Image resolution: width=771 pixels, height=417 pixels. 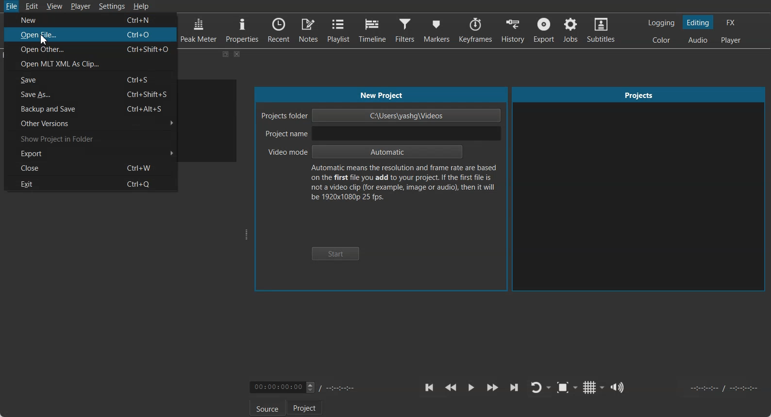 What do you see at coordinates (699, 40) in the screenshot?
I see `Switching to the Audio layout` at bounding box center [699, 40].